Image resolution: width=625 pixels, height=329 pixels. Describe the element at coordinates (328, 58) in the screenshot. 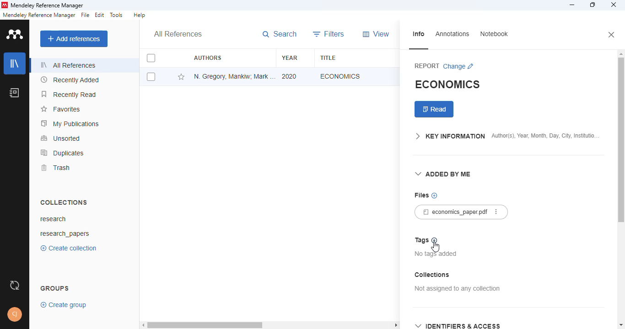

I see `title` at that location.